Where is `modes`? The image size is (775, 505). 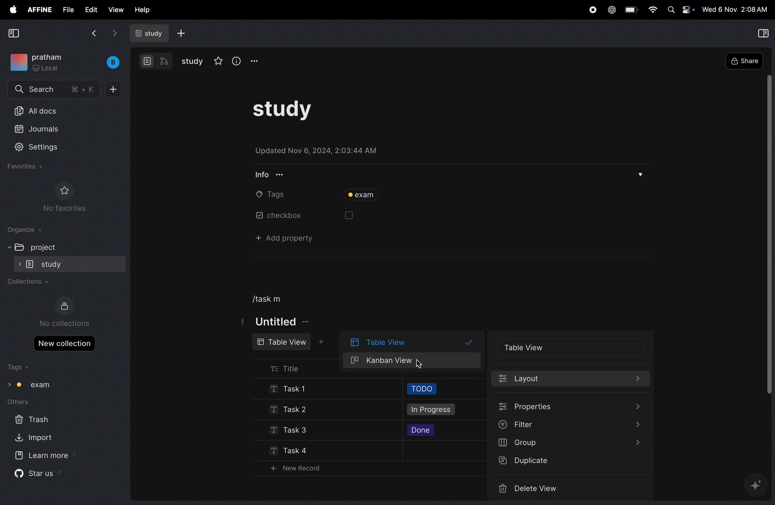 modes is located at coordinates (157, 62).